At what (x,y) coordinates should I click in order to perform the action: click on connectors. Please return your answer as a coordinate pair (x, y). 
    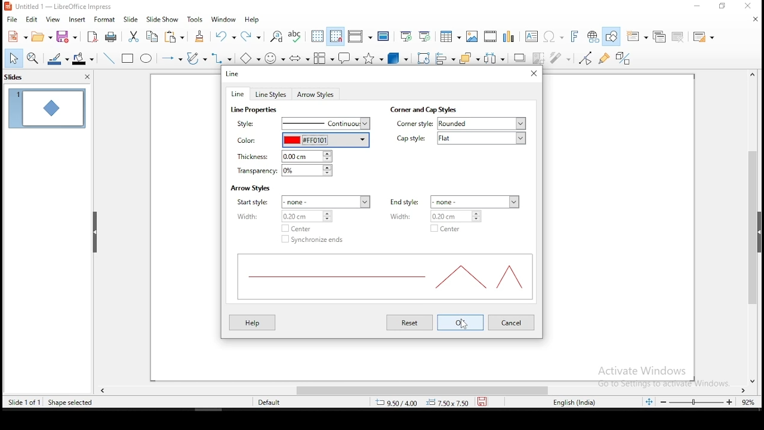
    Looking at the image, I should click on (223, 59).